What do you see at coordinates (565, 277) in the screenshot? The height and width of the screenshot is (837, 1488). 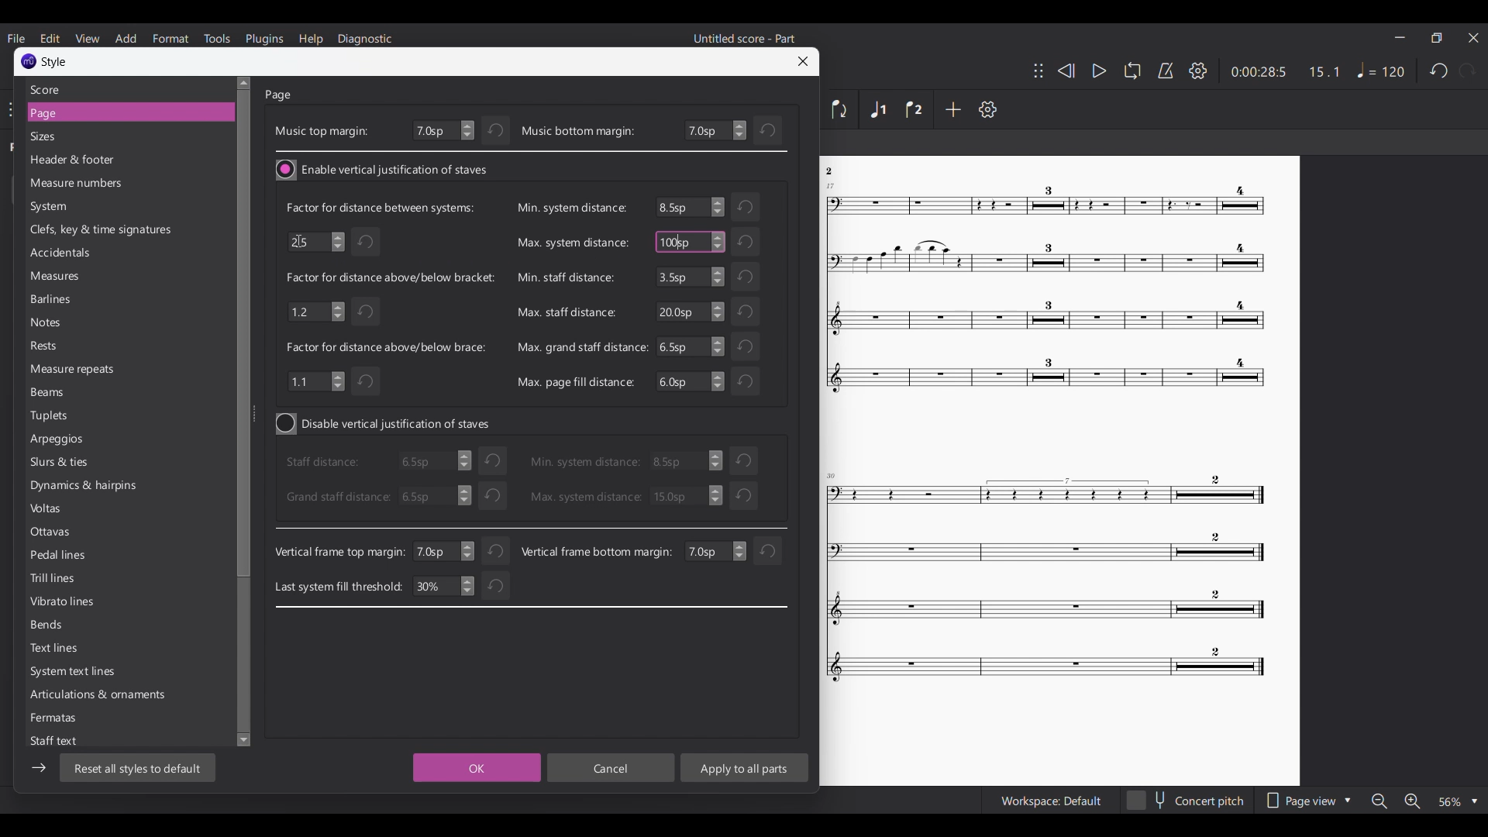 I see `Min. staff distance` at bounding box center [565, 277].